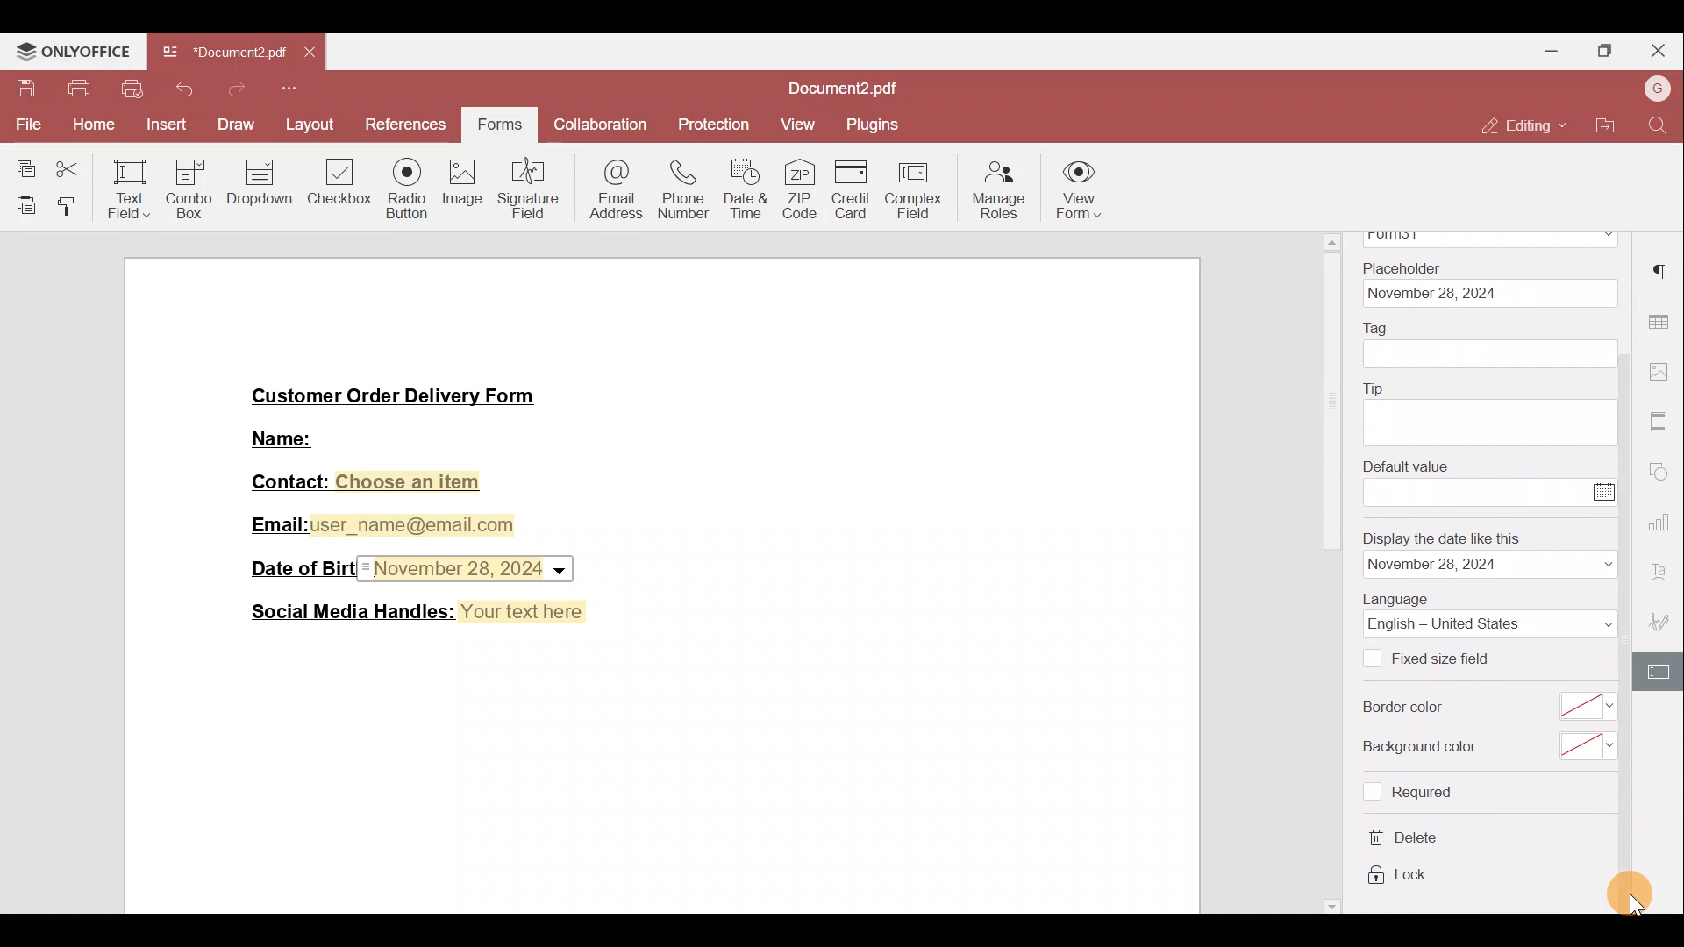 This screenshot has width=1684, height=947. What do you see at coordinates (21, 85) in the screenshot?
I see `Save` at bounding box center [21, 85].